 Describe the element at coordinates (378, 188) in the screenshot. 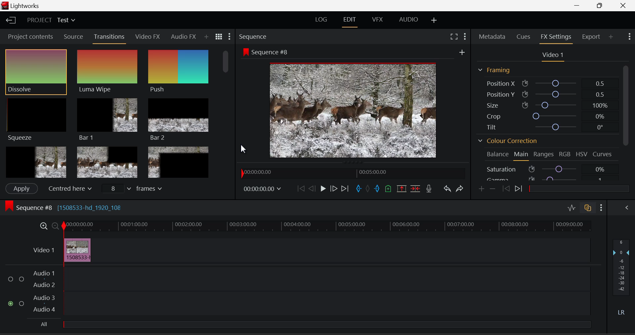

I see `Mark Out` at that location.